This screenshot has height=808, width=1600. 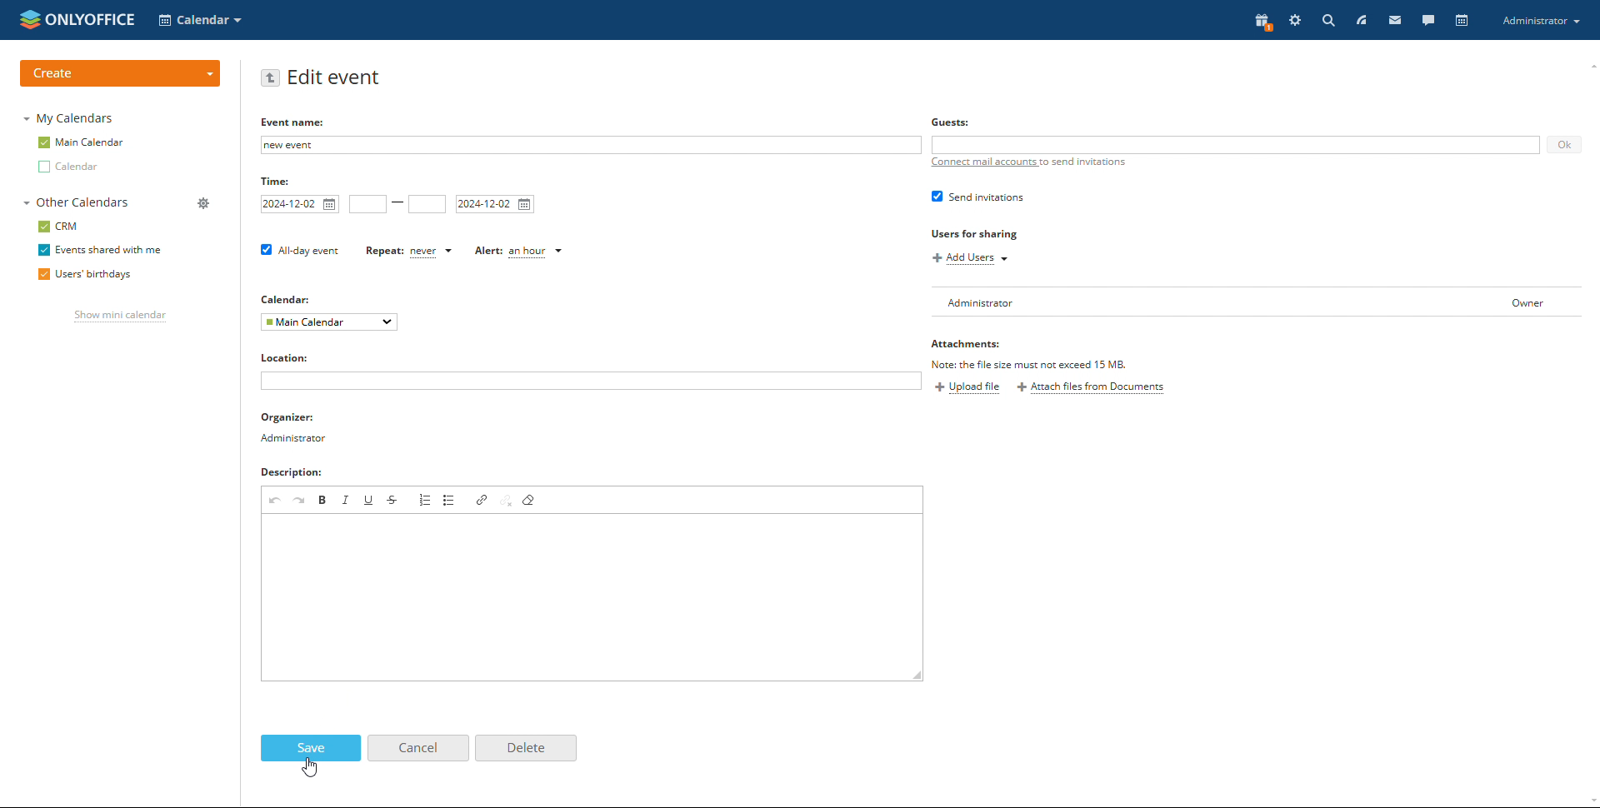 What do you see at coordinates (369, 500) in the screenshot?
I see `underline` at bounding box center [369, 500].